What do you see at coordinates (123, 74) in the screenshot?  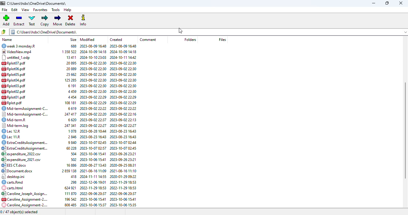 I see `2023-09-02 22:30` at bounding box center [123, 74].